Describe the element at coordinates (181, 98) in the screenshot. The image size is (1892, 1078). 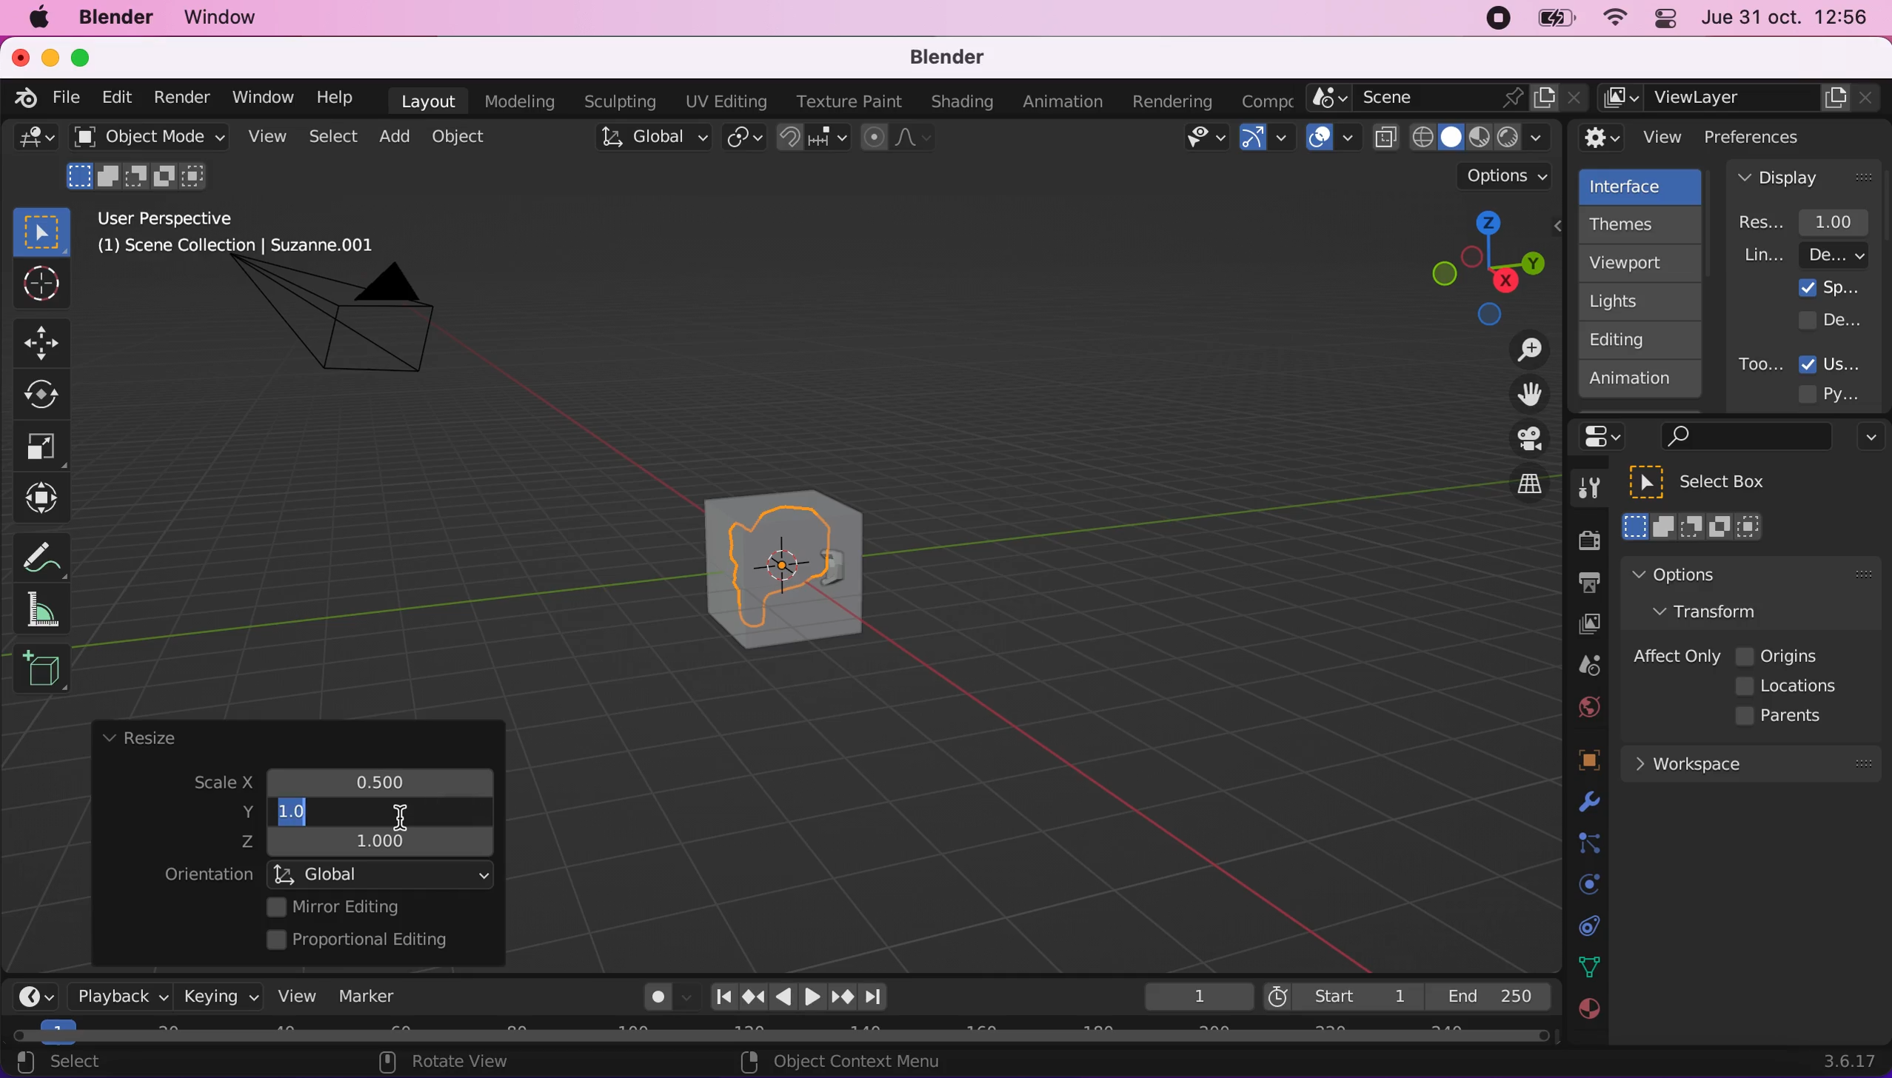
I see `render` at that location.